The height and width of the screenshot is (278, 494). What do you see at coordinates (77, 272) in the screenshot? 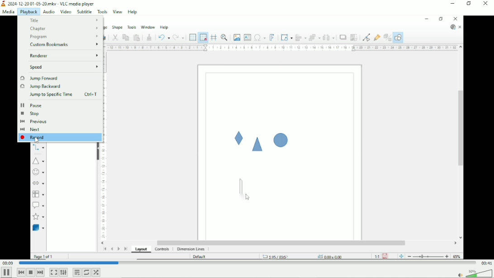
I see `Toggle playlist` at bounding box center [77, 272].